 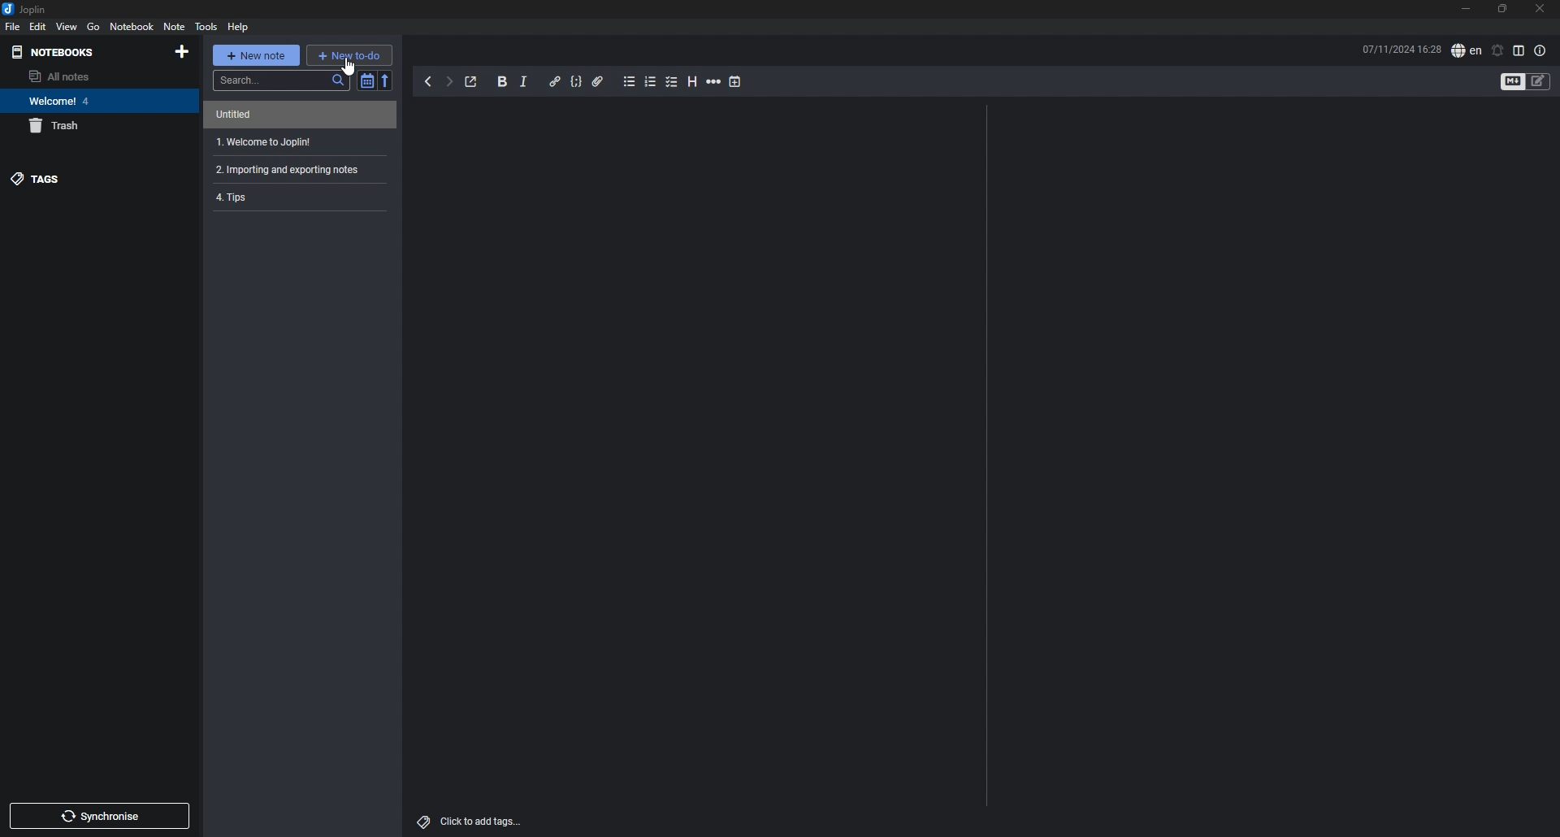 I want to click on bold, so click(x=503, y=81).